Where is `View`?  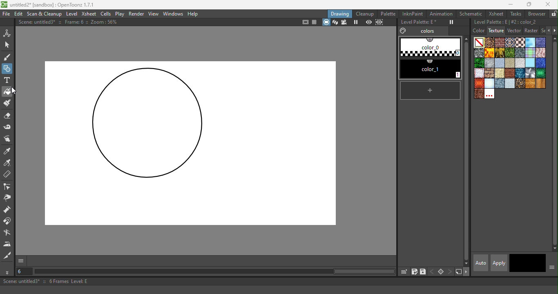 View is located at coordinates (154, 13).